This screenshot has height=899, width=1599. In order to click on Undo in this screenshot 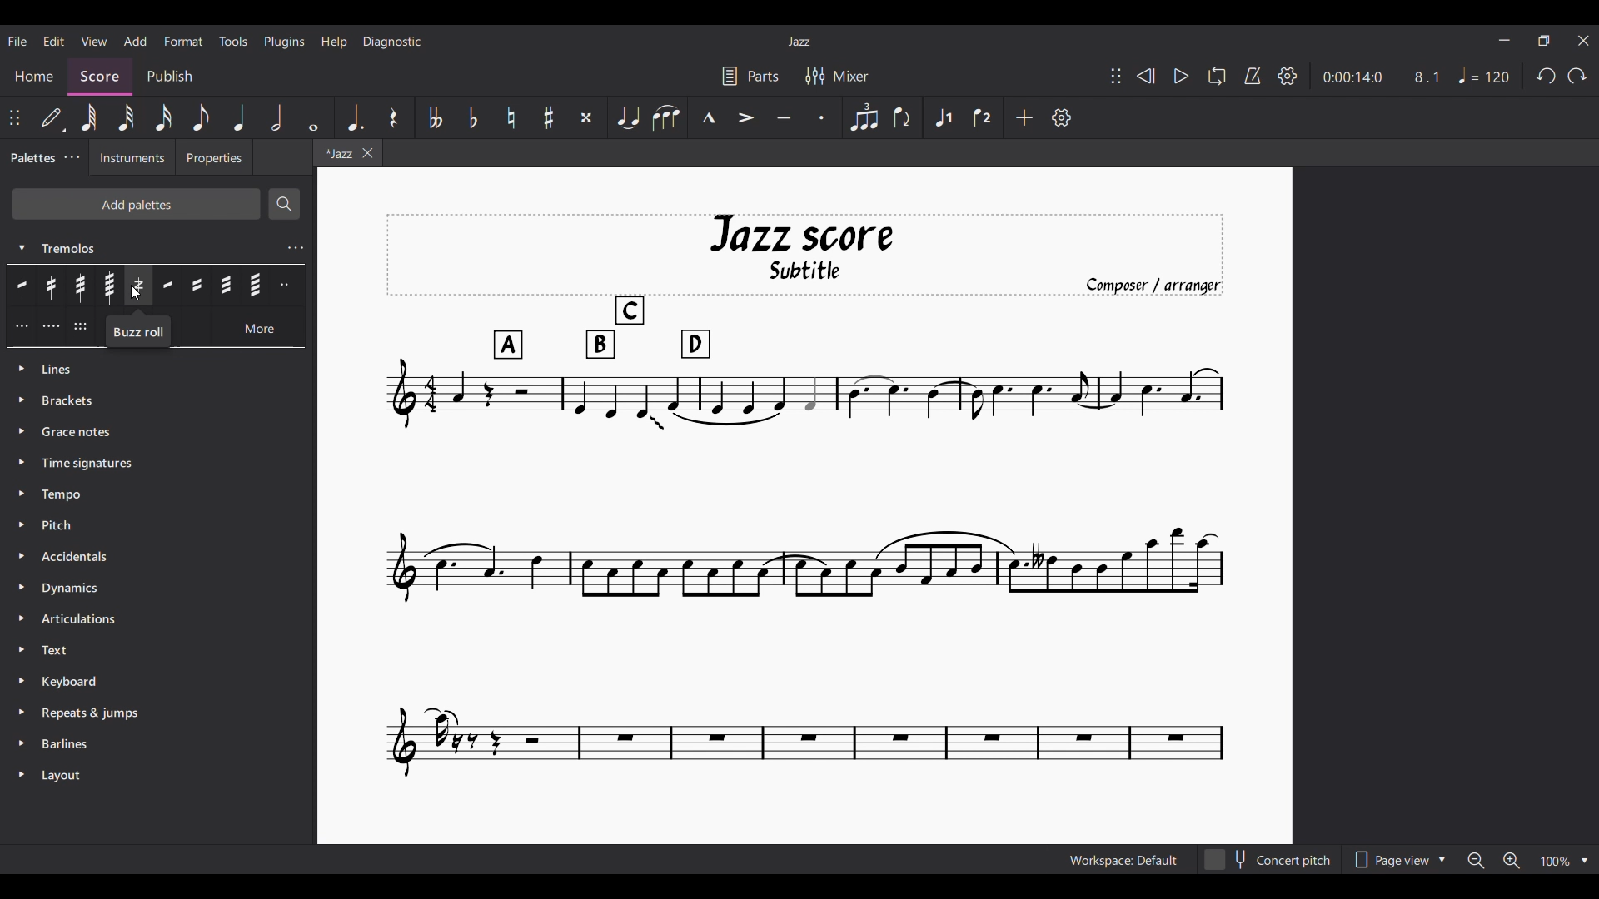, I will do `click(1547, 76)`.